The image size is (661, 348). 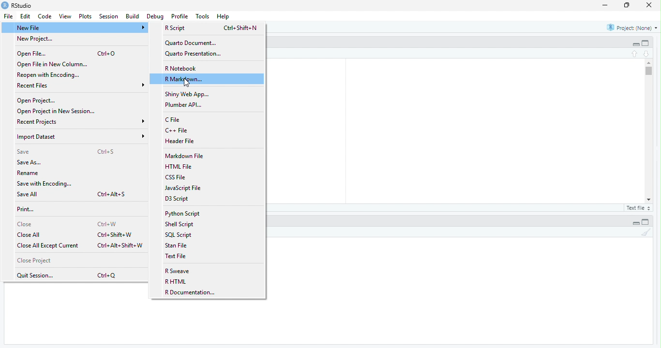 I want to click on R Documentation..., so click(x=192, y=292).